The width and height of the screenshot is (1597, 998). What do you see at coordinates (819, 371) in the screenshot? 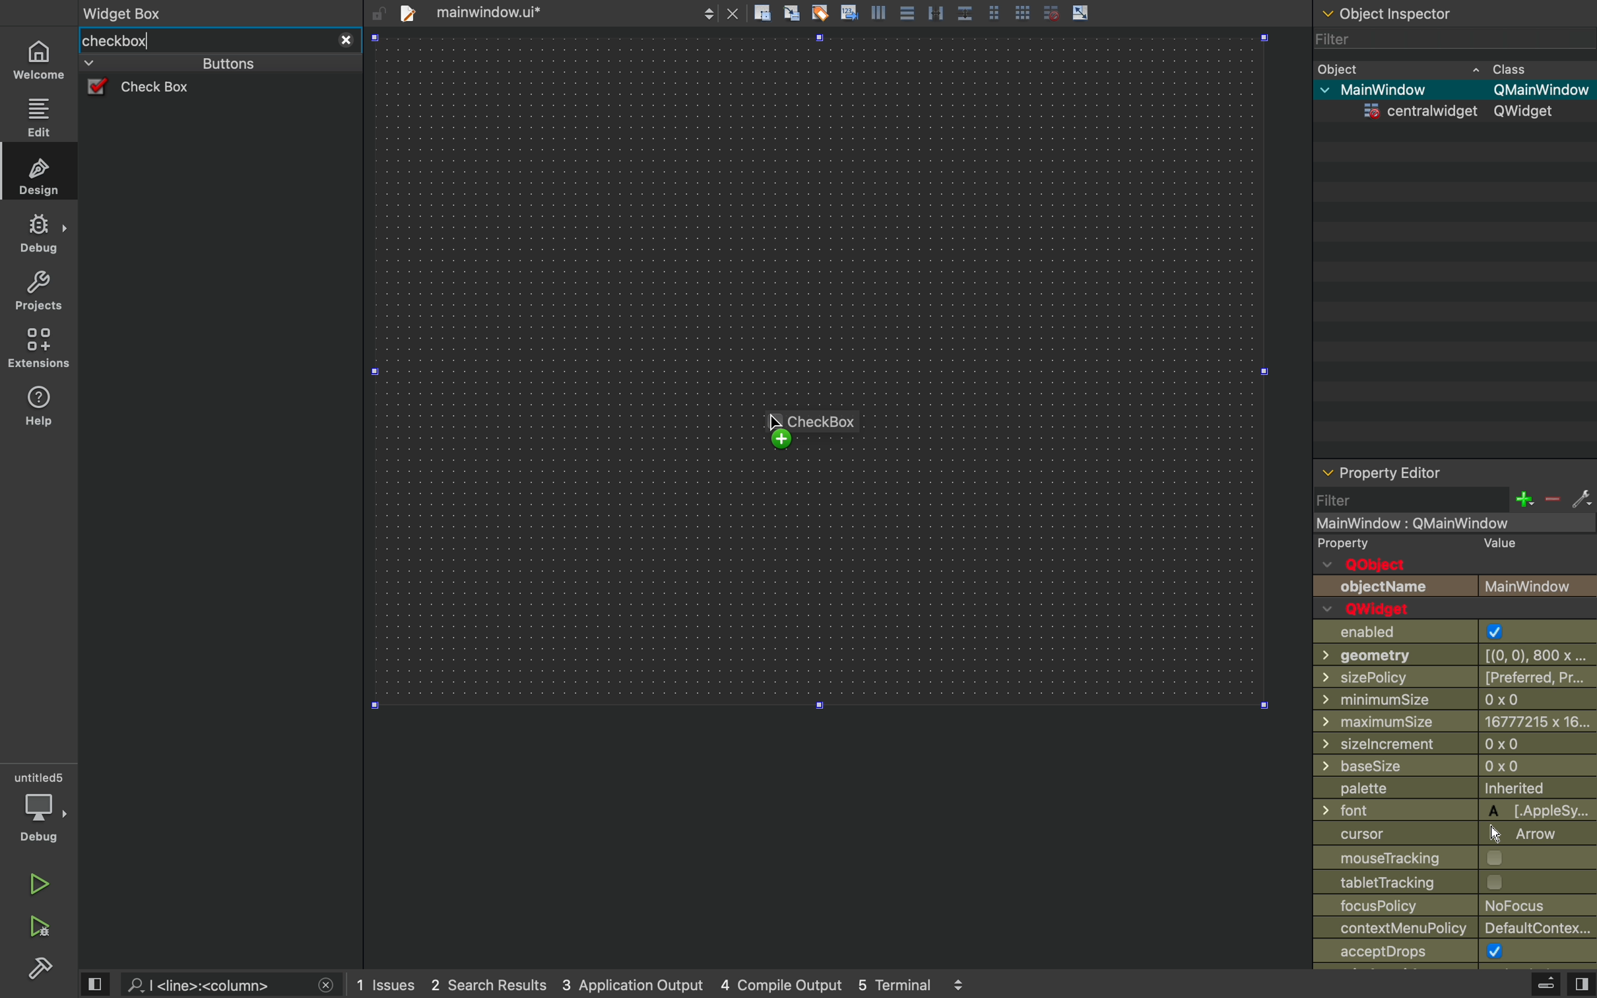
I see `design area` at bounding box center [819, 371].